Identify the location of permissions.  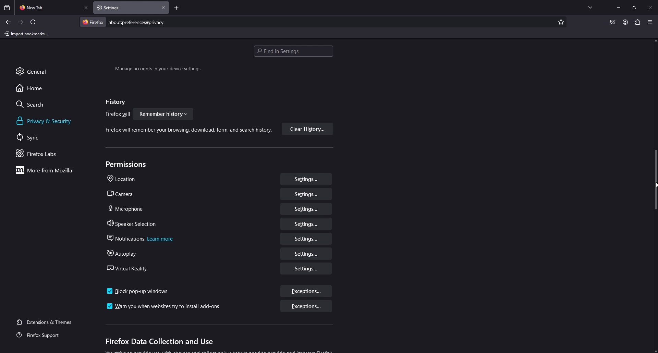
(128, 165).